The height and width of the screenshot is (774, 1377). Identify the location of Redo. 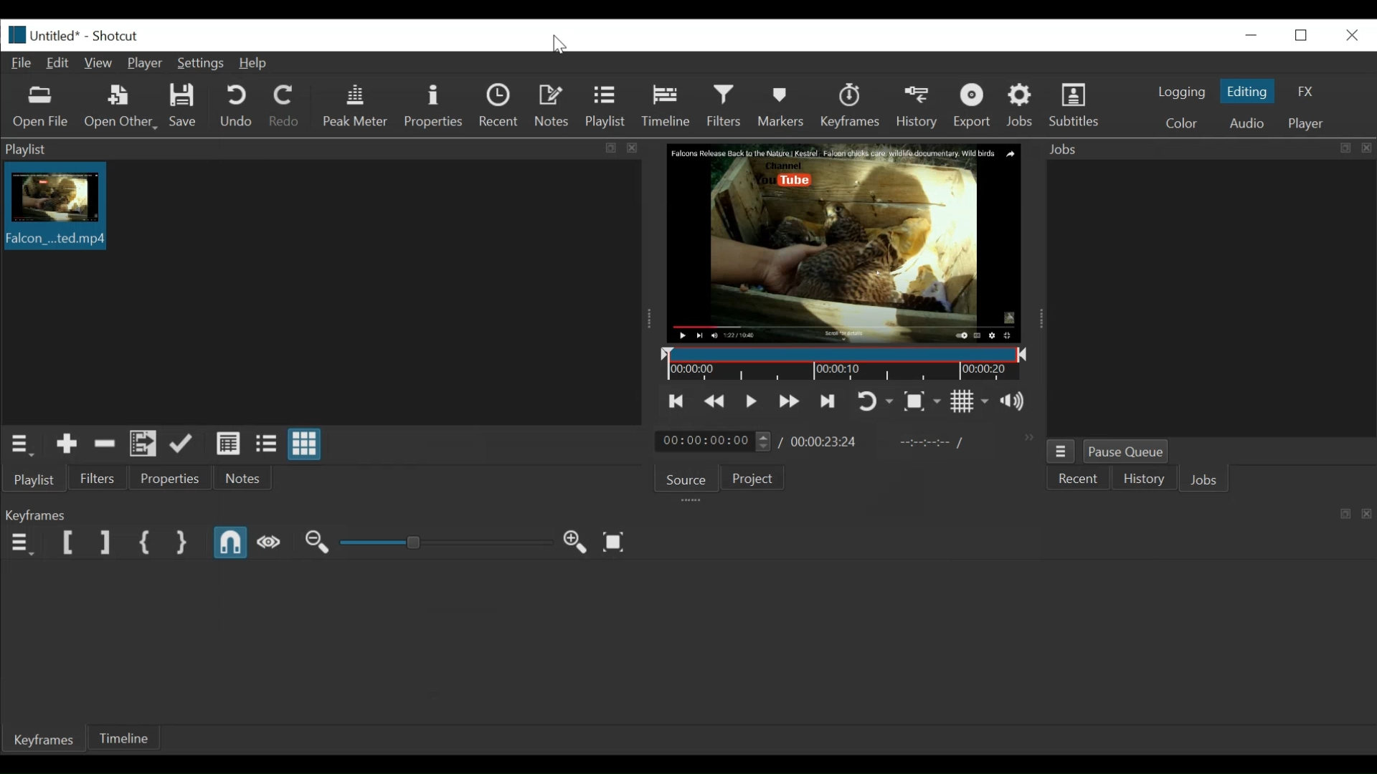
(283, 105).